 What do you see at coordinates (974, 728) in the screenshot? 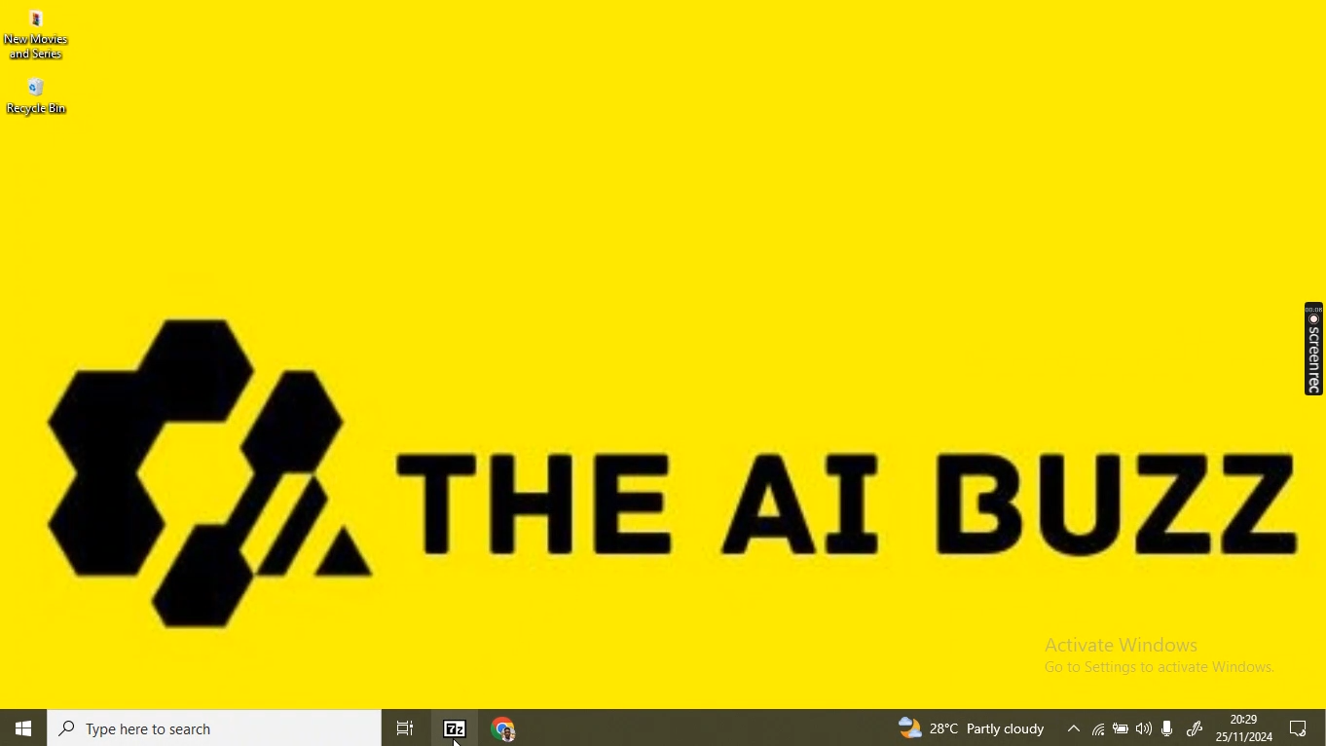
I see `28 degree partly cloudly` at bounding box center [974, 728].